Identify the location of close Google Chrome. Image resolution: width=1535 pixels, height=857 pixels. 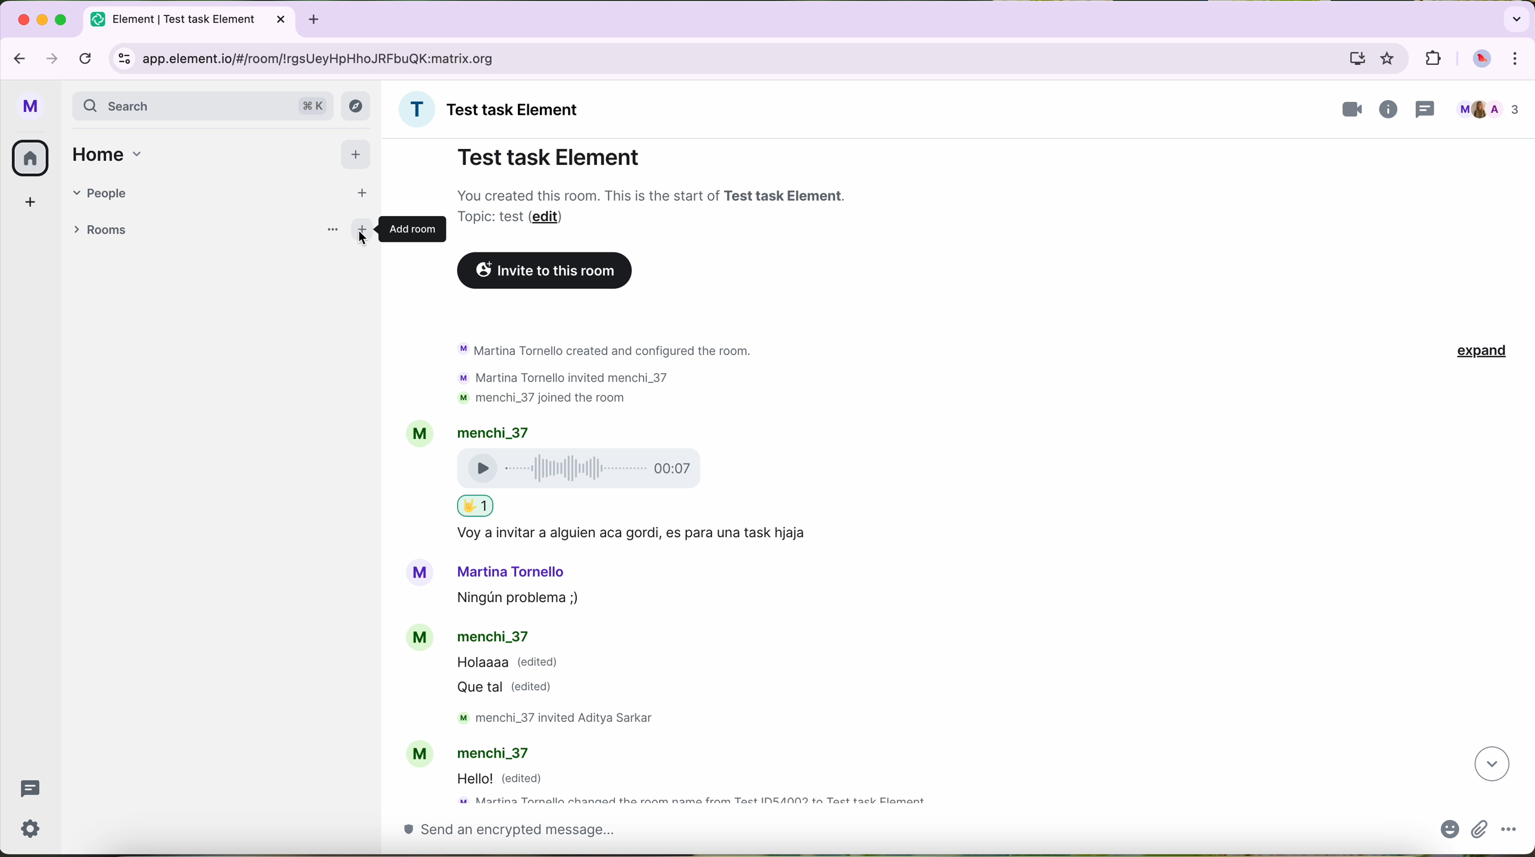
(23, 20).